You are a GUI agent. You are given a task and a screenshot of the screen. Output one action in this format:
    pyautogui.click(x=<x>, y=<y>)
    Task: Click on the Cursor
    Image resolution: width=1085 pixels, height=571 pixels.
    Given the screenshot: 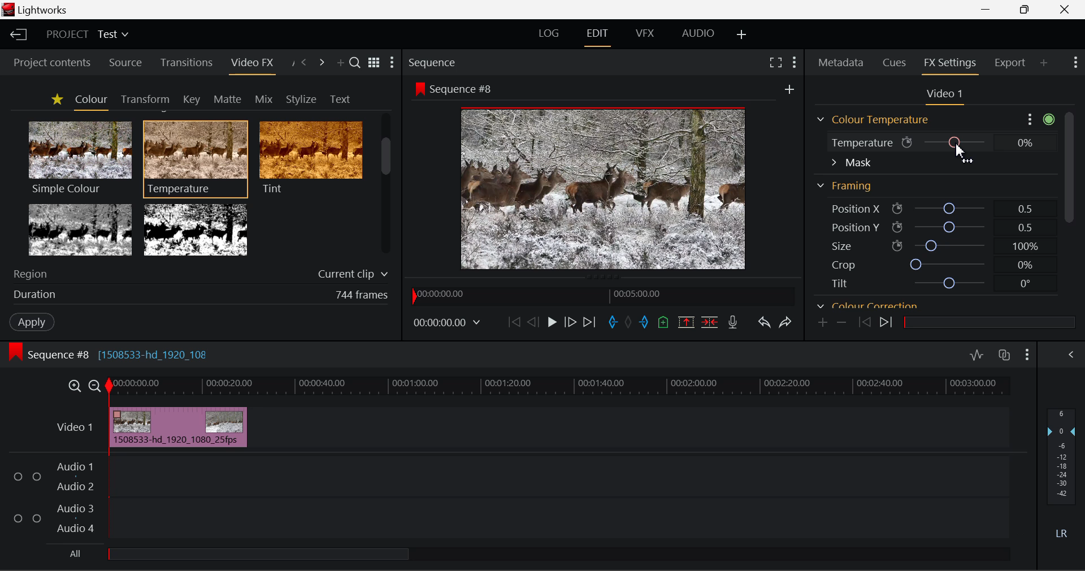 What is the action you would take?
    pyautogui.click(x=962, y=153)
    